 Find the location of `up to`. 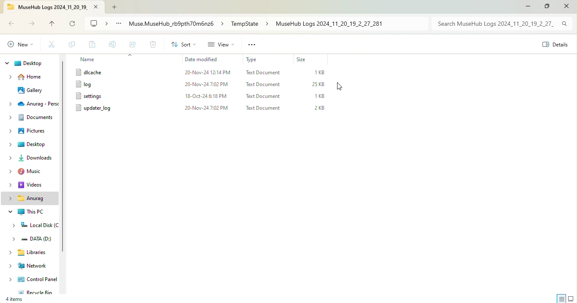

up to is located at coordinates (54, 24).